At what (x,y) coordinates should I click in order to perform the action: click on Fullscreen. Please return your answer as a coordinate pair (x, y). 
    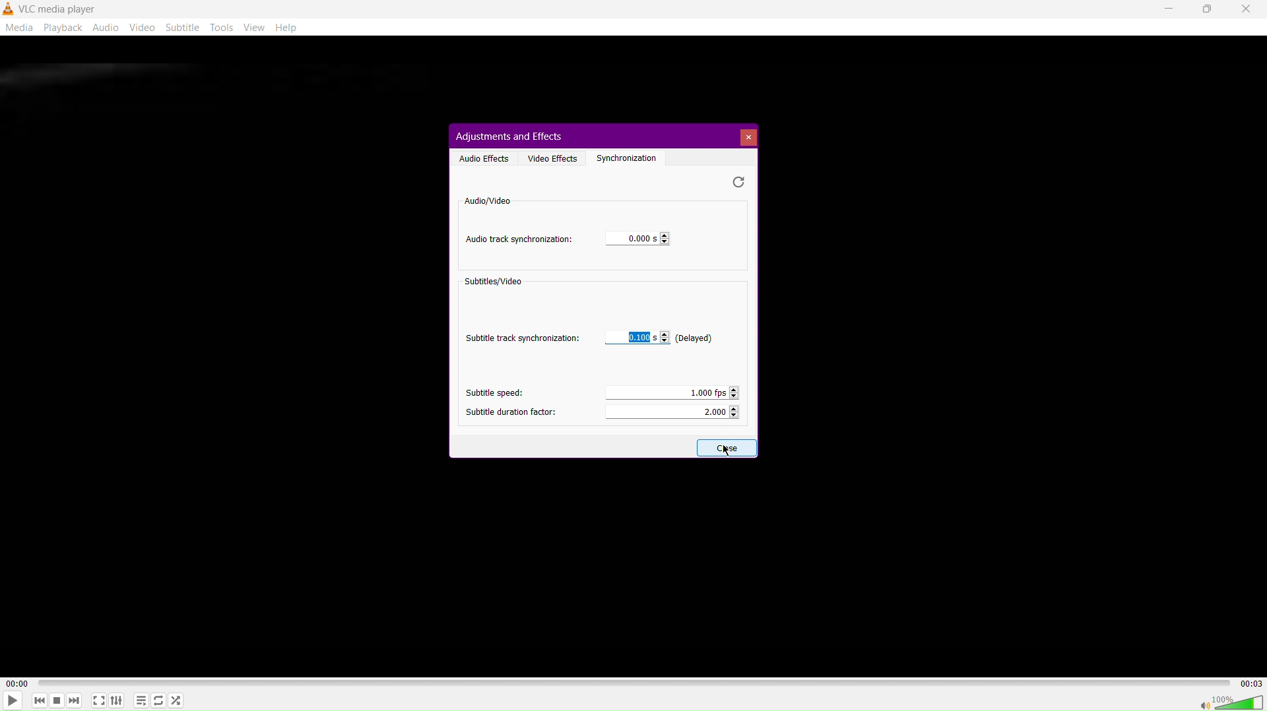
    Looking at the image, I should click on (98, 700).